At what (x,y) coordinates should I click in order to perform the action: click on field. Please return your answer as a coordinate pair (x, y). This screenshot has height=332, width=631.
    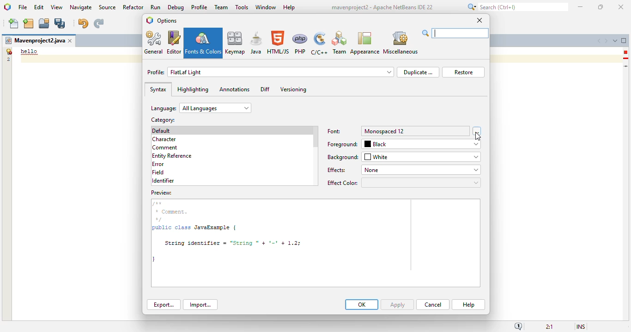
    Looking at the image, I should click on (158, 172).